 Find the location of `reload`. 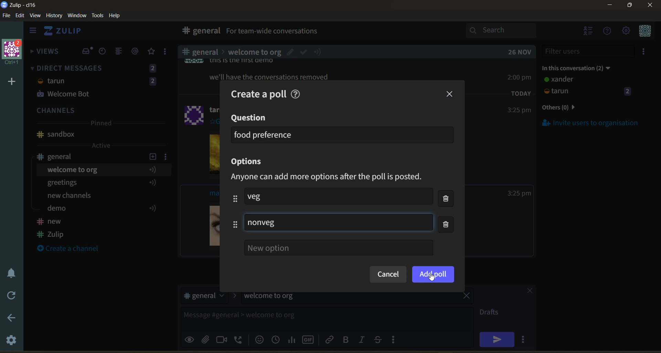

reload is located at coordinates (10, 296).